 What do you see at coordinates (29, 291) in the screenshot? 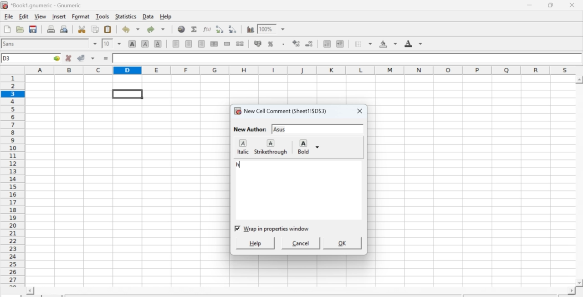
I see `scroll left` at bounding box center [29, 291].